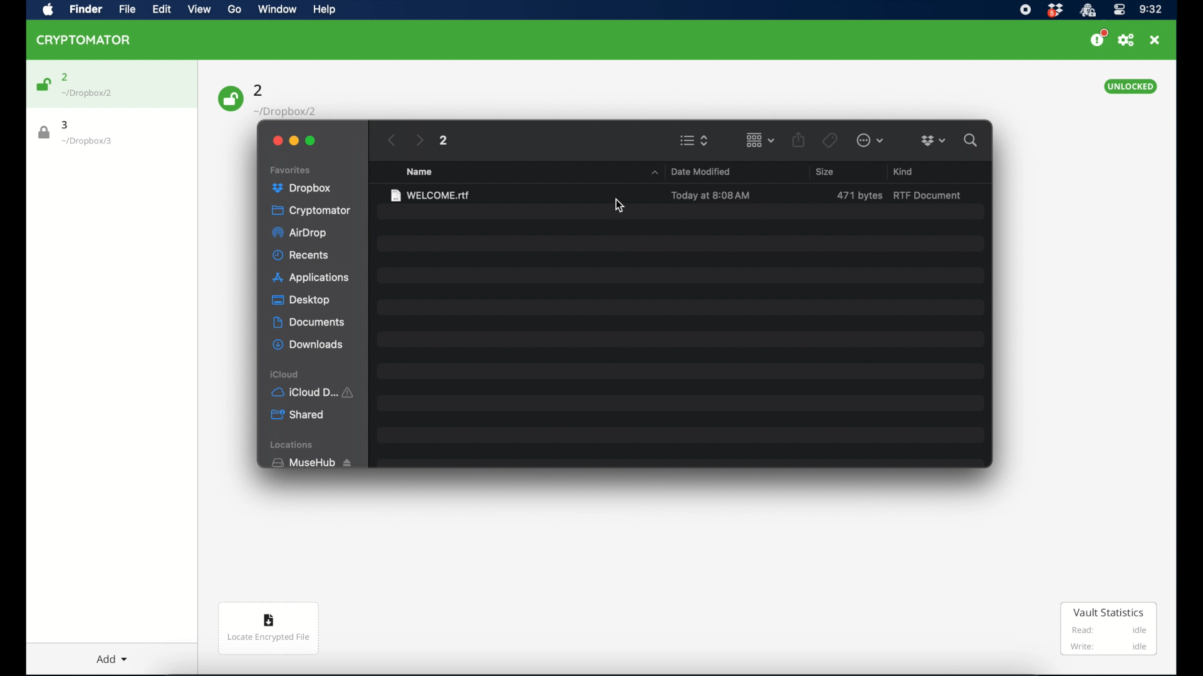 This screenshot has height=676, width=1203. Describe the element at coordinates (1130, 86) in the screenshot. I see `unlocked` at that location.